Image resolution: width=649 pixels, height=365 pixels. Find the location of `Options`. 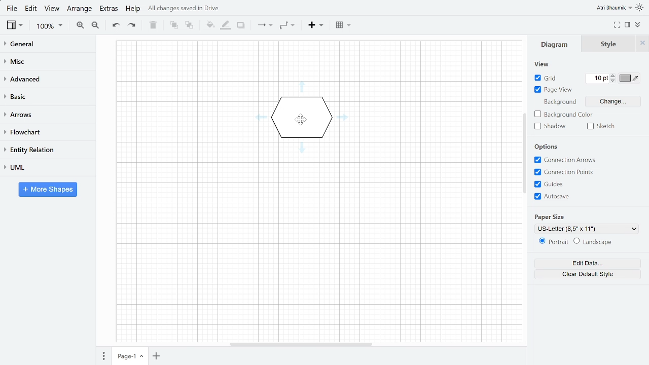

Options is located at coordinates (547, 147).